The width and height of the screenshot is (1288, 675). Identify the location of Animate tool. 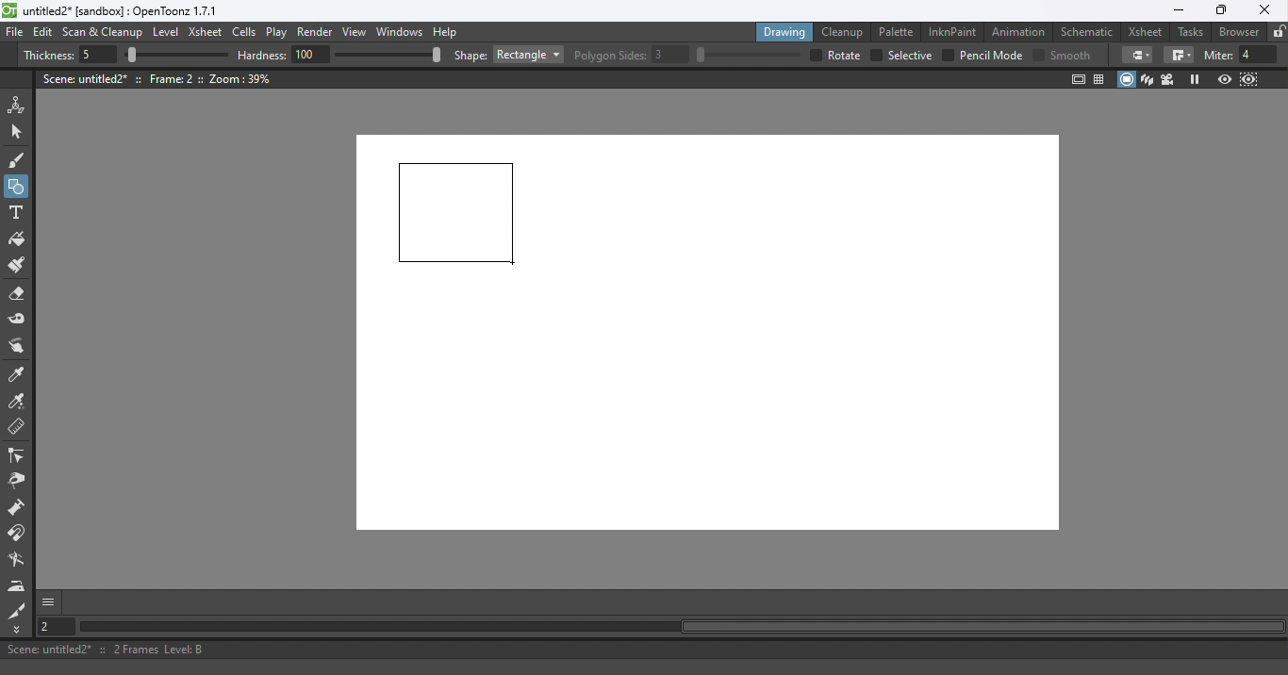
(20, 105).